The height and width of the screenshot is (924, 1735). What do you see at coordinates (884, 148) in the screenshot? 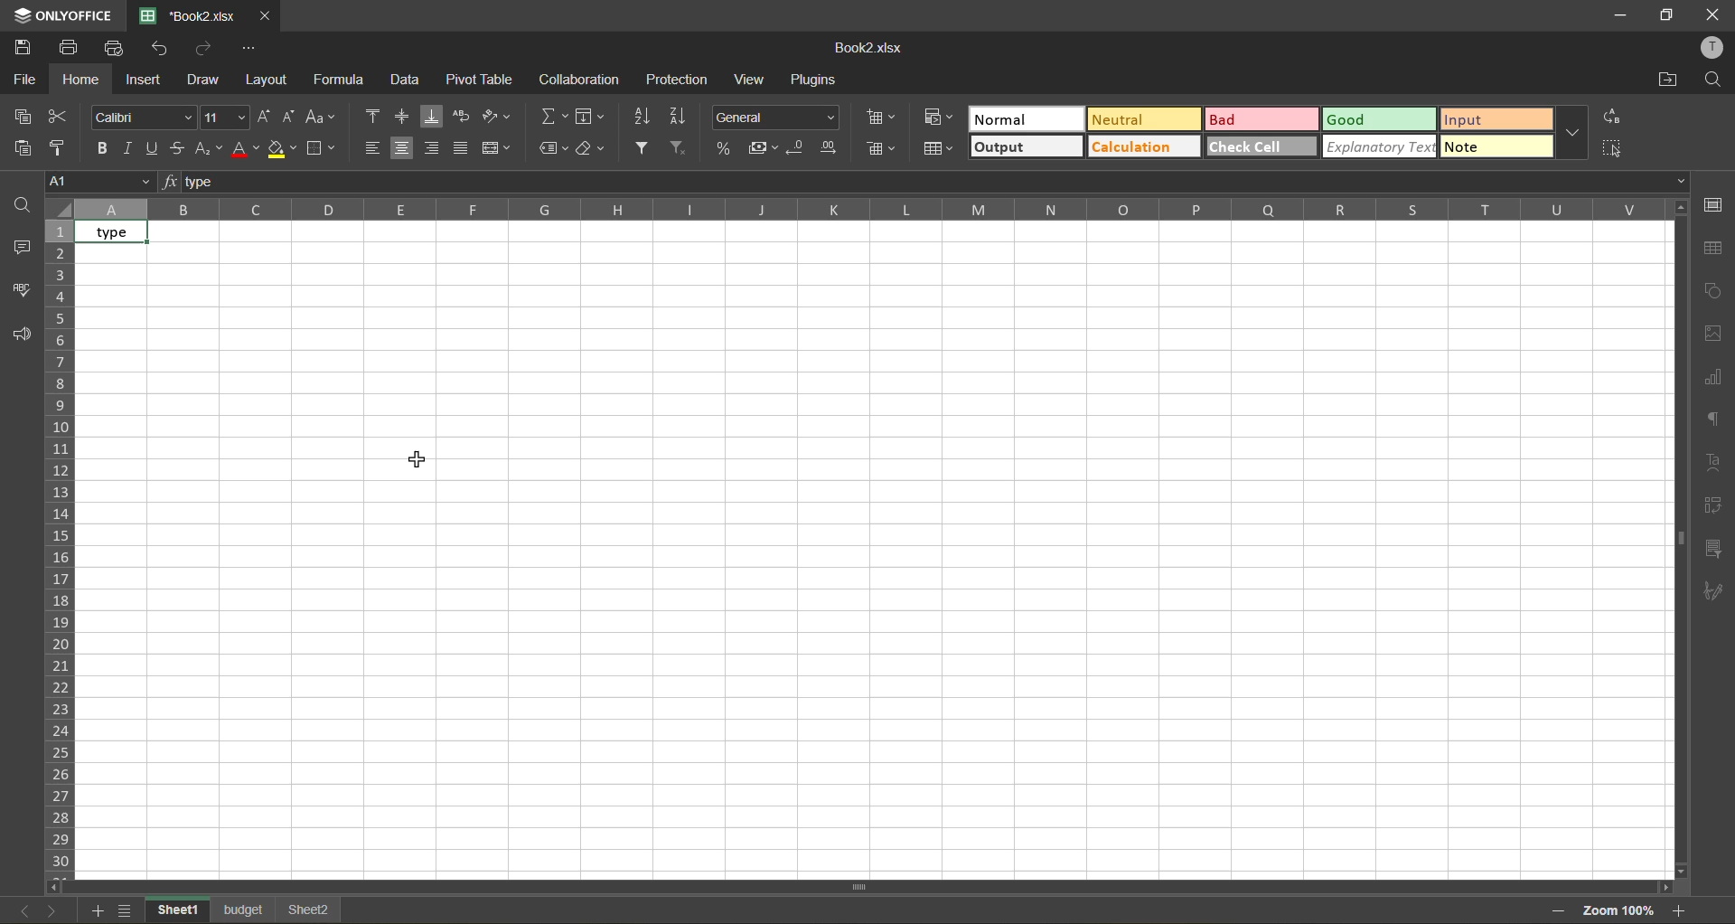
I see `delete cells` at bounding box center [884, 148].